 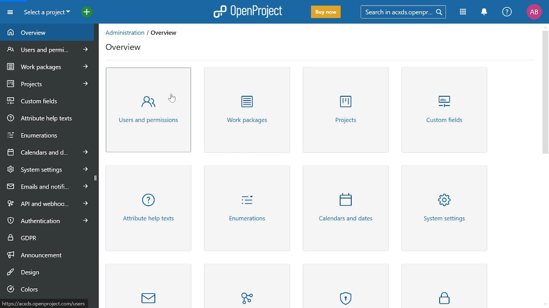 I want to click on Calenders and date, so click(x=49, y=154).